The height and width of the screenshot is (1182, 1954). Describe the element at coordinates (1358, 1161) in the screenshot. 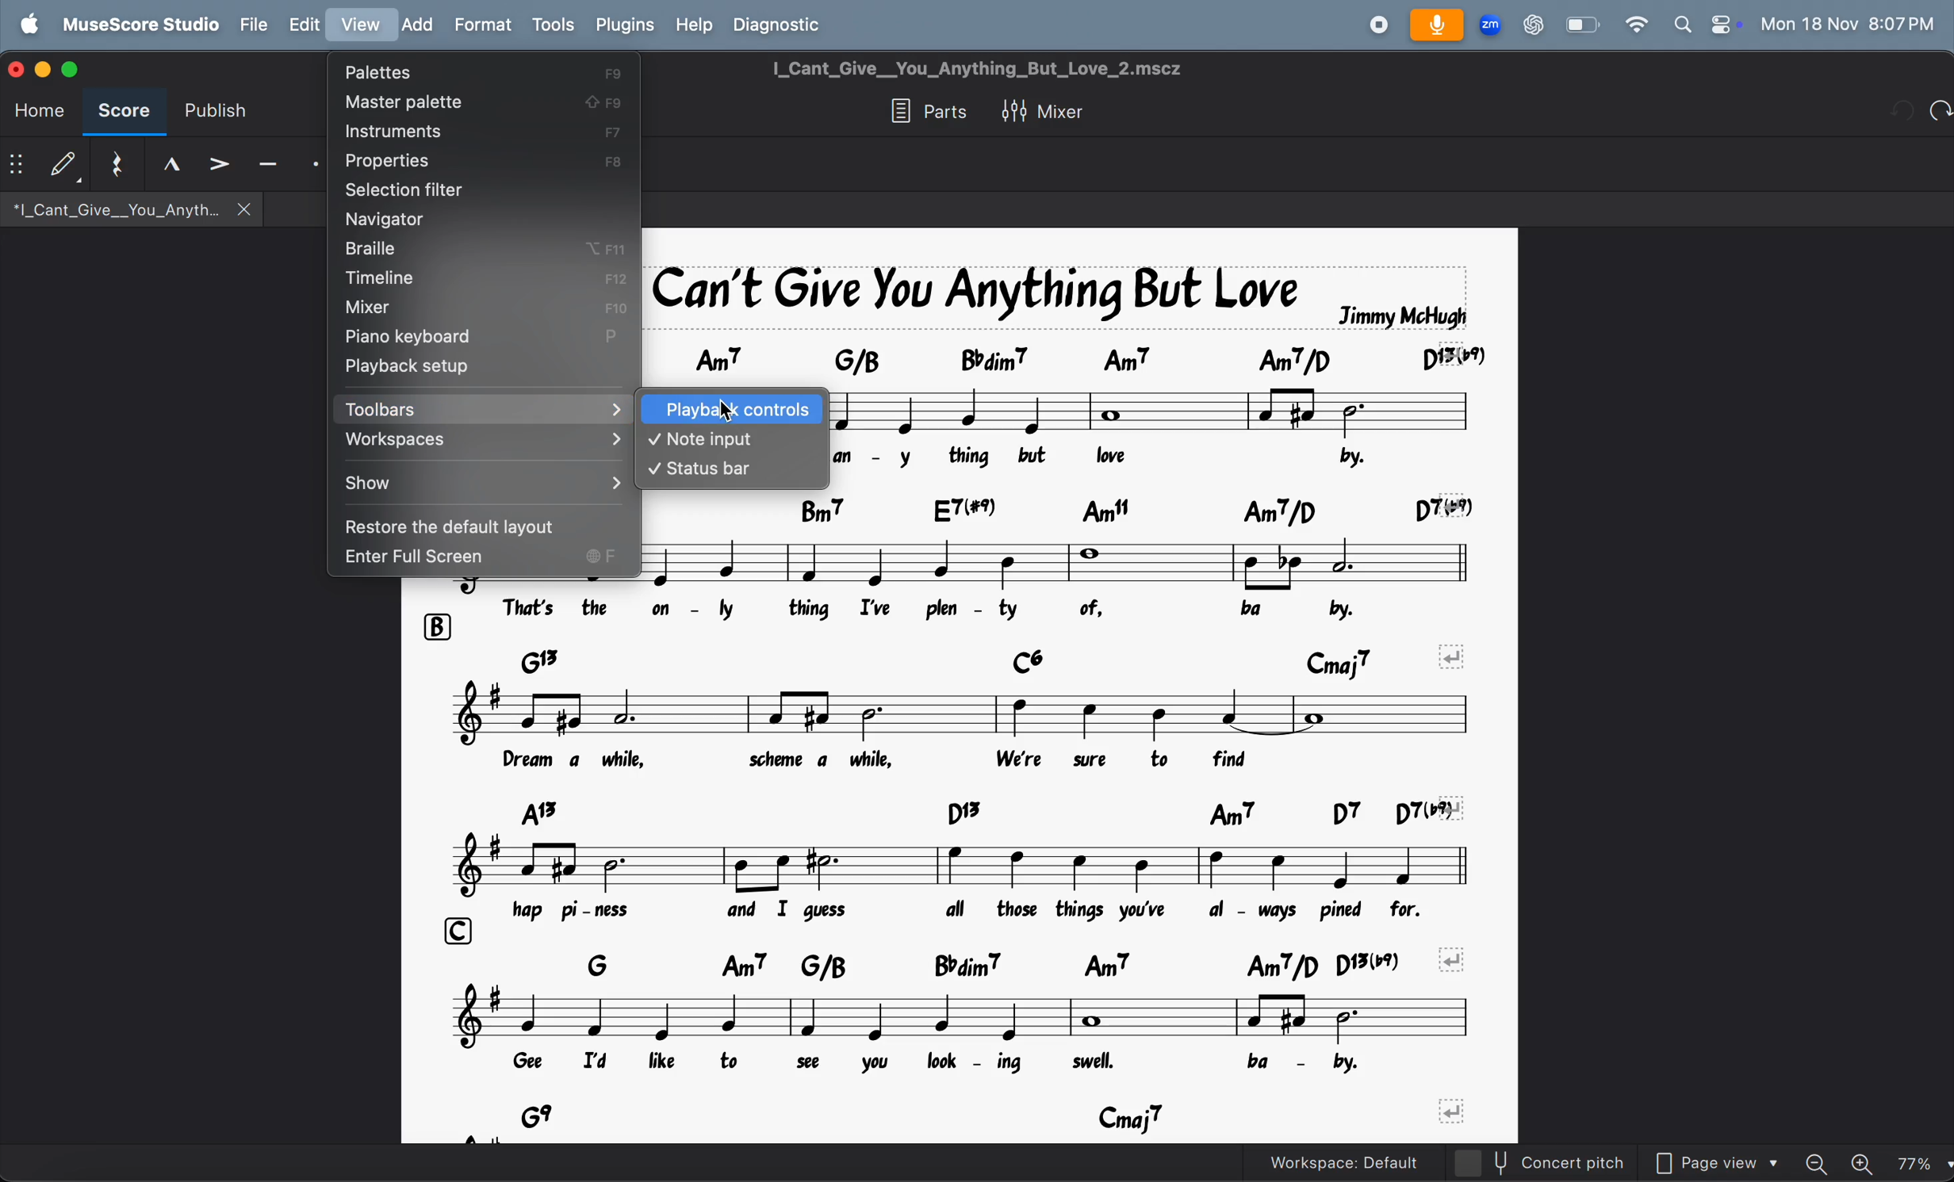

I see `workspace default` at that location.